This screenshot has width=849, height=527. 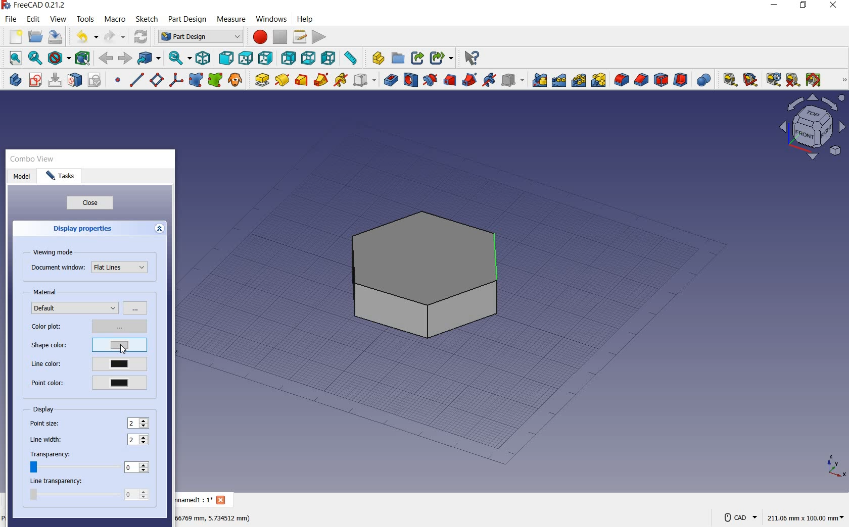 What do you see at coordinates (13, 78) in the screenshot?
I see `create body` at bounding box center [13, 78].